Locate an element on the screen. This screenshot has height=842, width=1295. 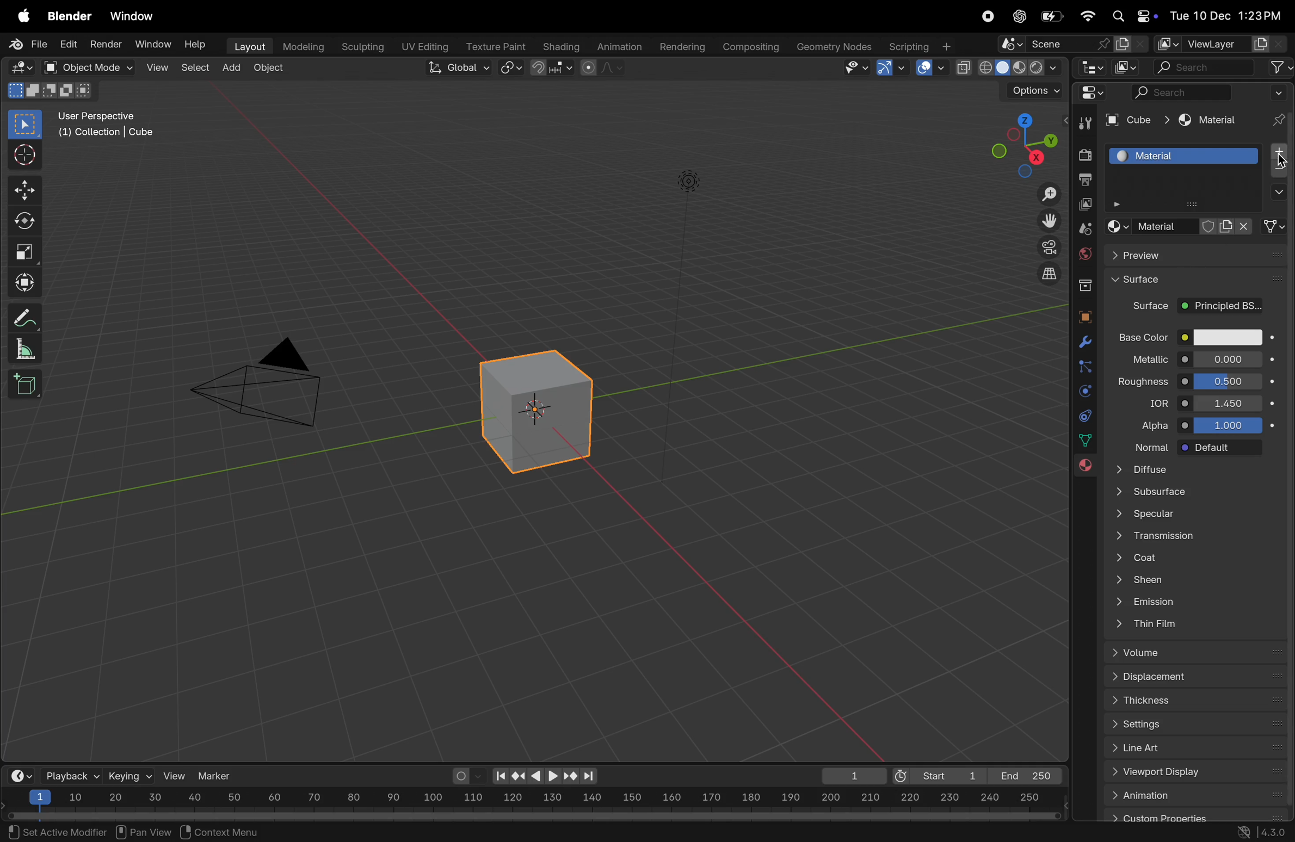
volume is located at coordinates (1190, 651).